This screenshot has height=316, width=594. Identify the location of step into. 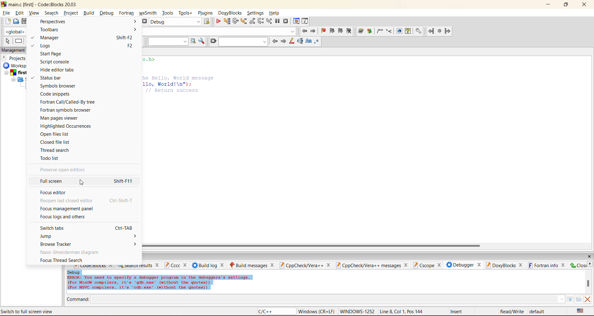
(245, 22).